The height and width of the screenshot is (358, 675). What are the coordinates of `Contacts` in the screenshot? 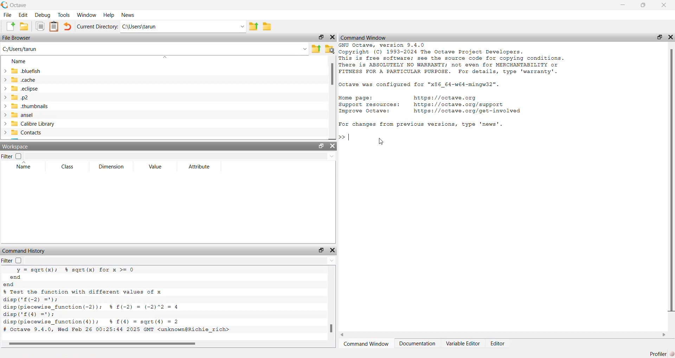 It's located at (25, 133).